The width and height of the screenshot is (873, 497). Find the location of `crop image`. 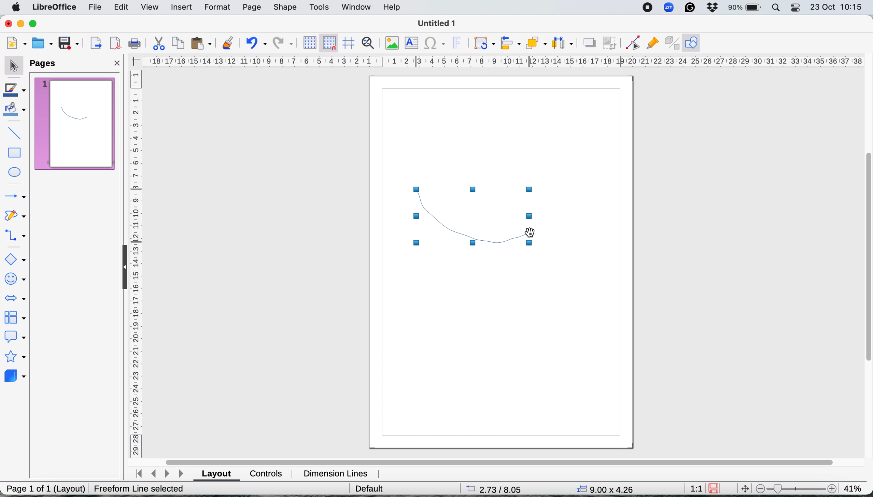

crop image is located at coordinates (611, 44).